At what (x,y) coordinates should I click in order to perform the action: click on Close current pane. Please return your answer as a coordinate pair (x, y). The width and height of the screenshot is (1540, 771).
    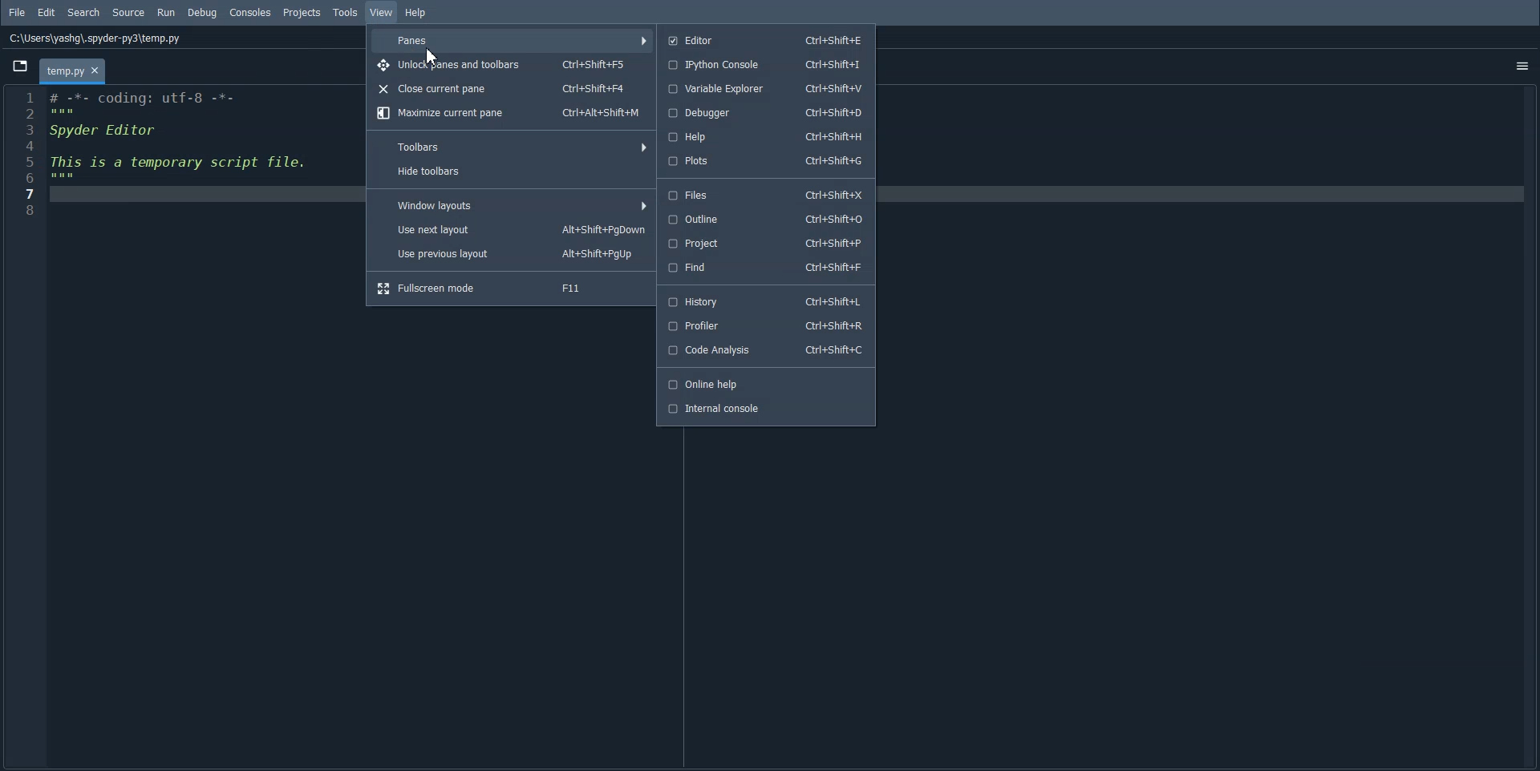
    Looking at the image, I should click on (509, 88).